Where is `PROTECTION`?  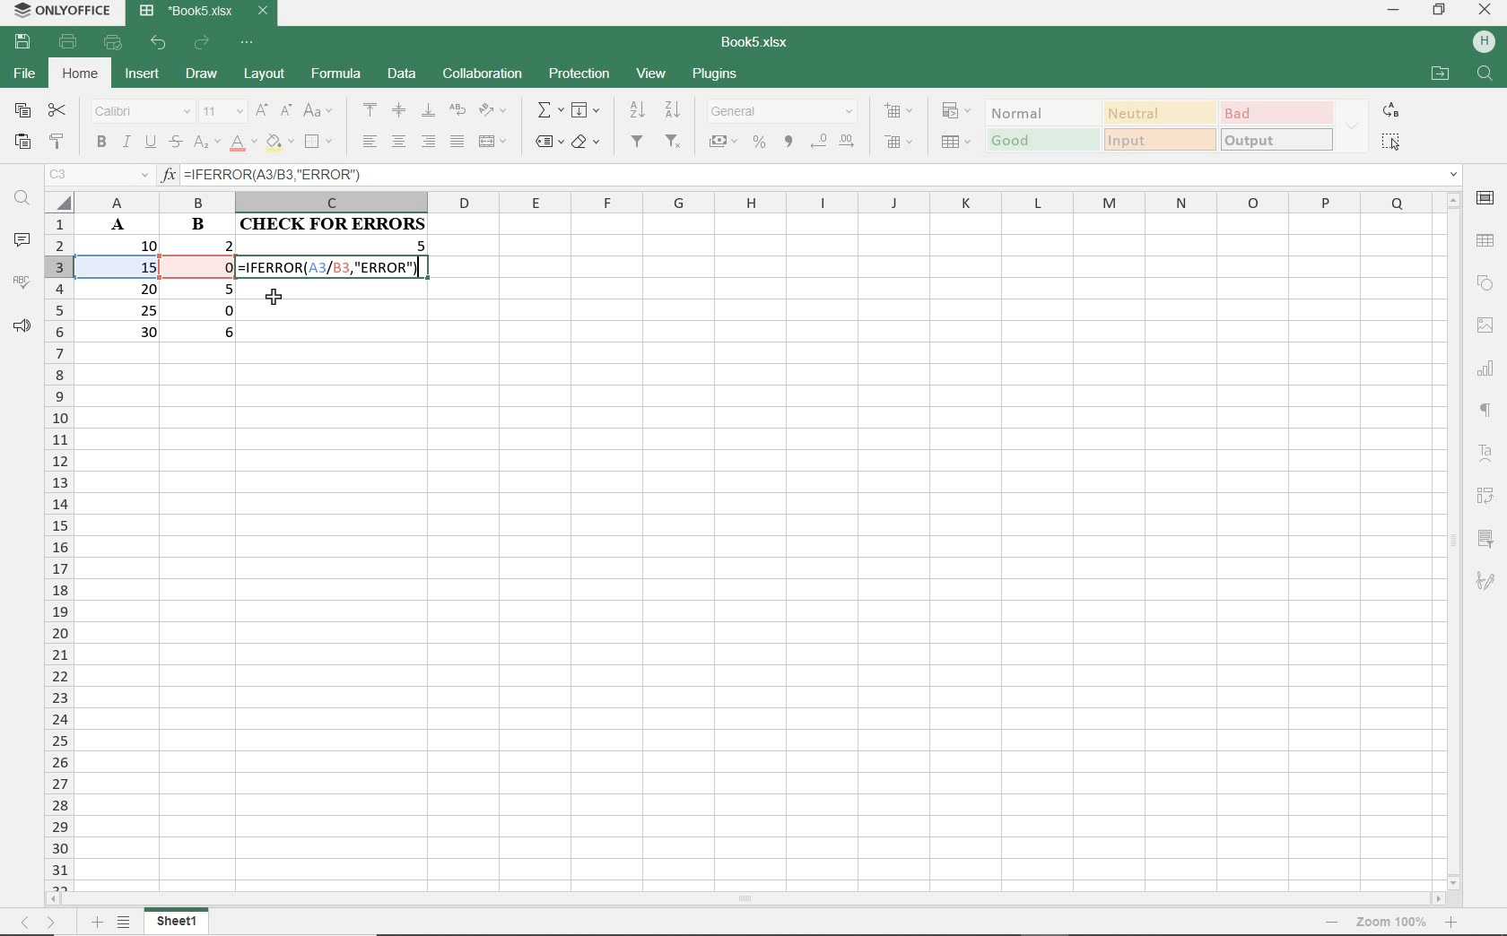 PROTECTION is located at coordinates (578, 74).